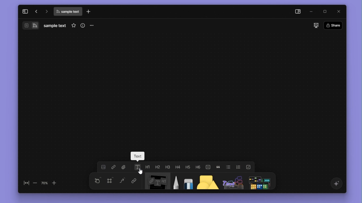  I want to click on side panel, so click(297, 12).